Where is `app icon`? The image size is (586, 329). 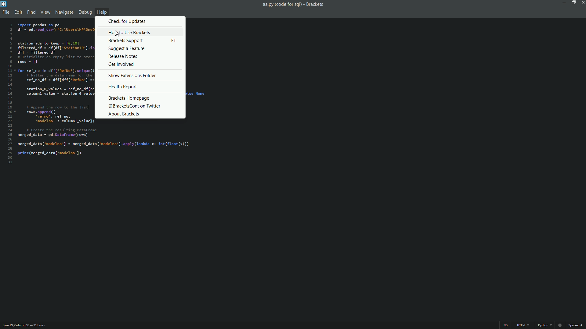 app icon is located at coordinates (4, 4).